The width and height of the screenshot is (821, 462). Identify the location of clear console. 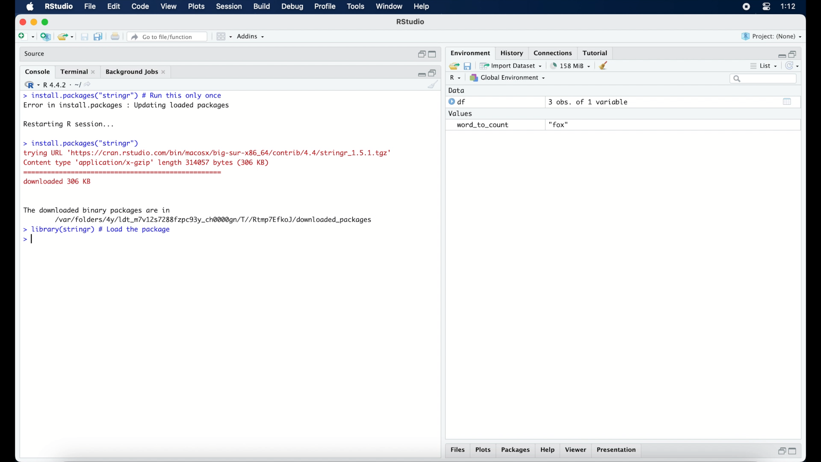
(434, 85).